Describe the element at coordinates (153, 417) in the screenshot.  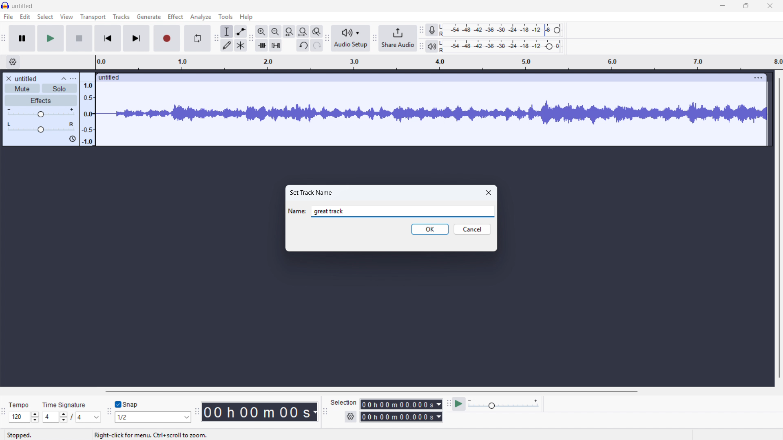
I see `Set snapping ` at that location.